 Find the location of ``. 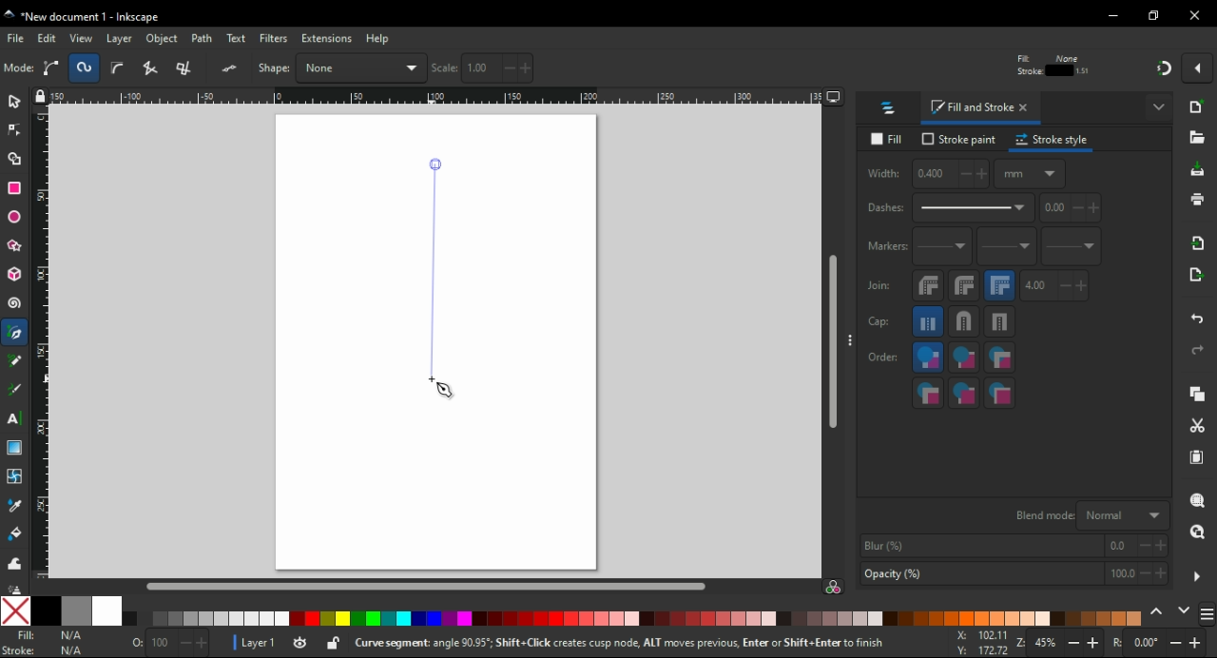

 is located at coordinates (1053, 284).